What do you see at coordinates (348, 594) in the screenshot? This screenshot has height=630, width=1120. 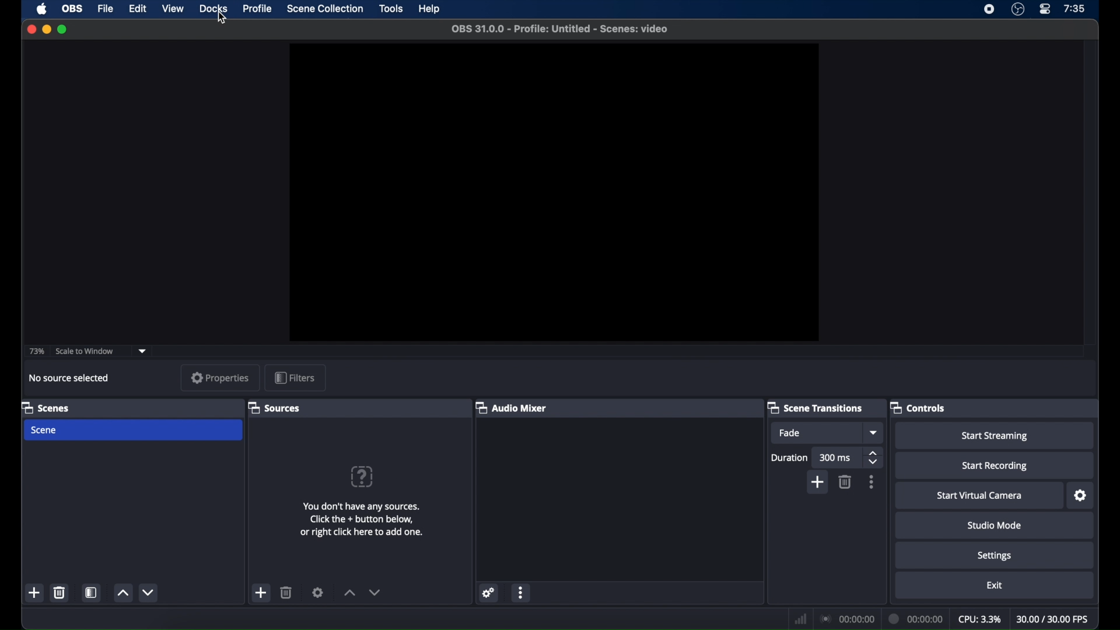 I see `increment` at bounding box center [348, 594].